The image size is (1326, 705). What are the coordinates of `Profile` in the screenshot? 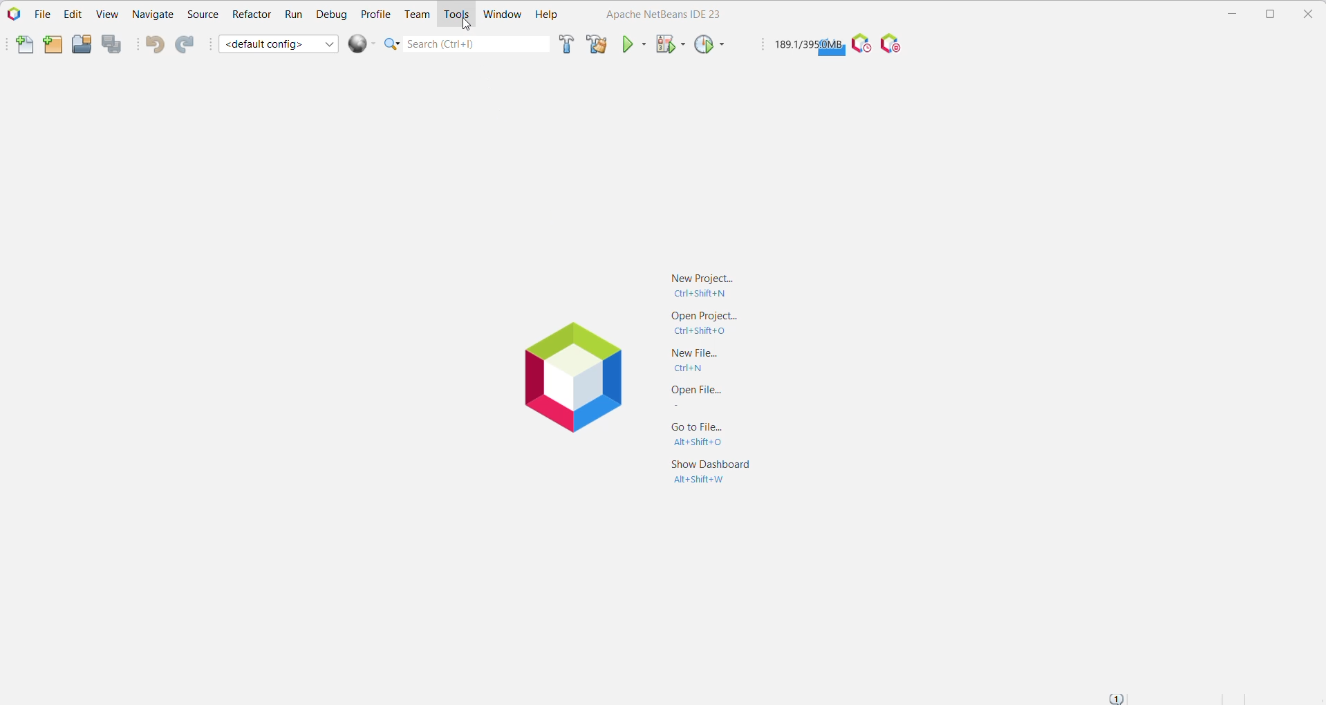 It's located at (376, 13).